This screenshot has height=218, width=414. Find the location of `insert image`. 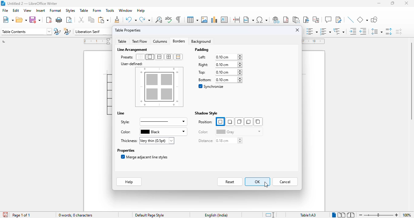

insert image is located at coordinates (204, 19).